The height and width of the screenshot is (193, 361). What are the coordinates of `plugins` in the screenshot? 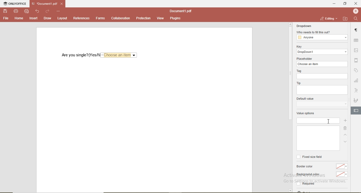 It's located at (174, 18).